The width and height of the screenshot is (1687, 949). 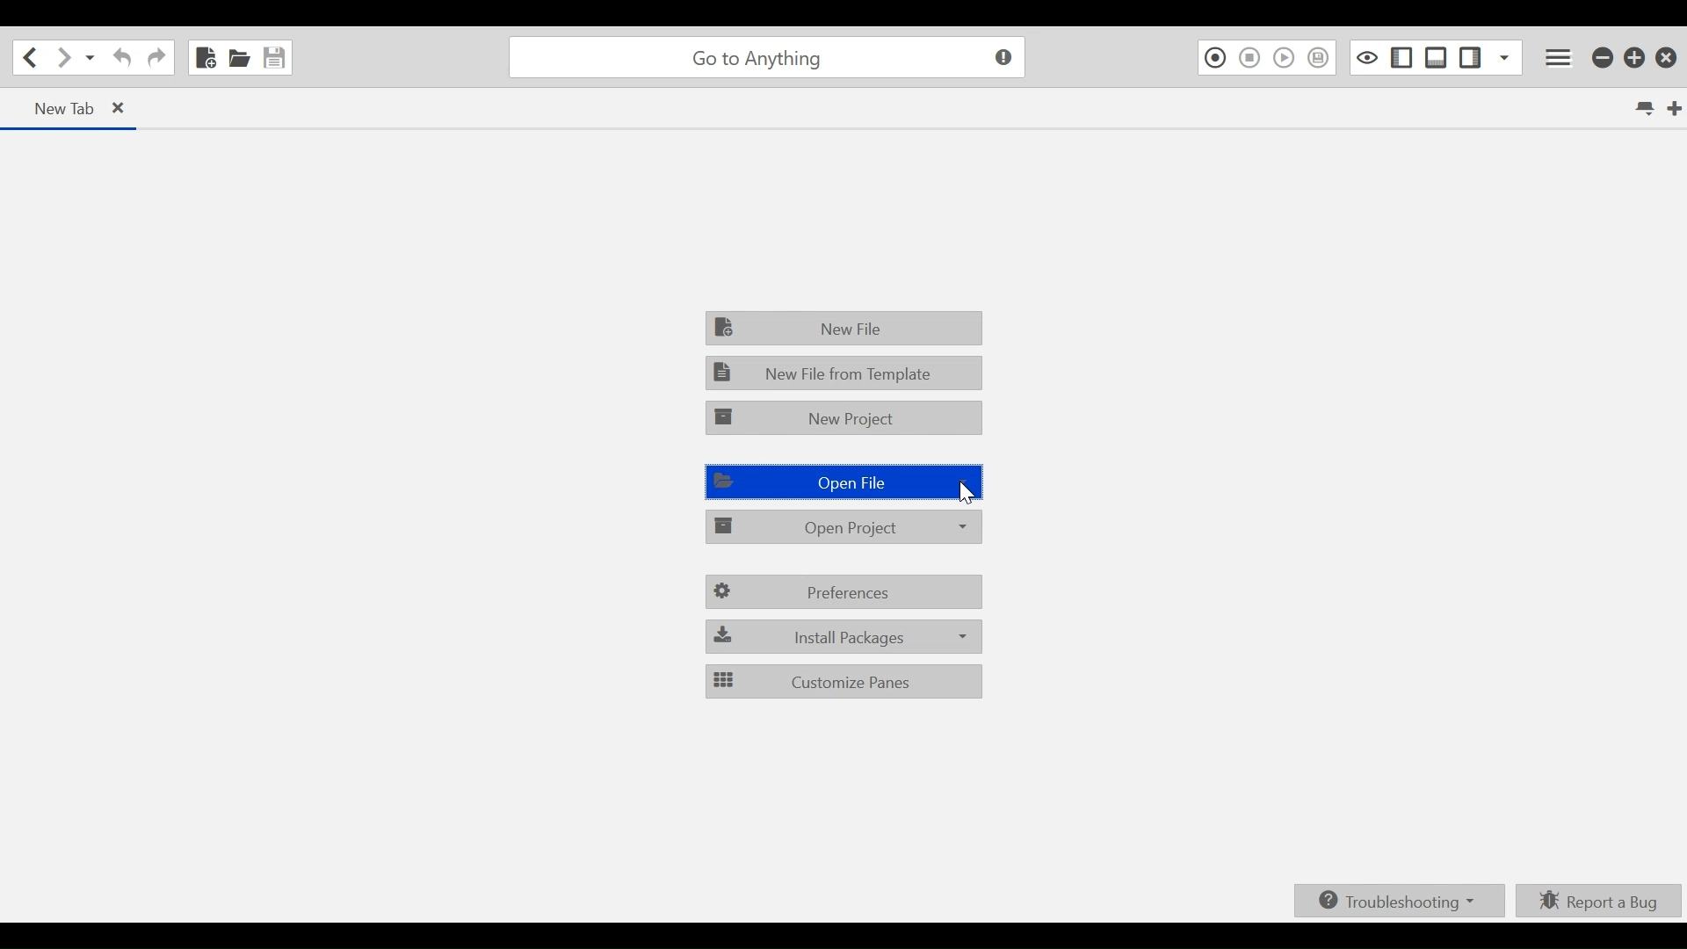 I want to click on Undo, so click(x=123, y=57).